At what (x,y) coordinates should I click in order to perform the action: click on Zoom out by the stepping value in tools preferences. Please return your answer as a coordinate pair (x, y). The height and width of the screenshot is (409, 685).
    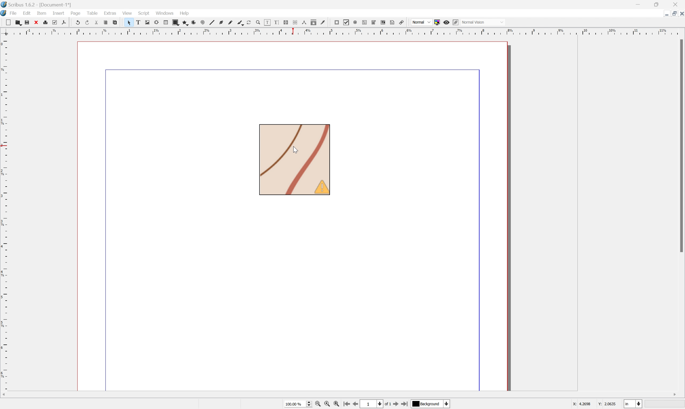
    Looking at the image, I should click on (318, 405).